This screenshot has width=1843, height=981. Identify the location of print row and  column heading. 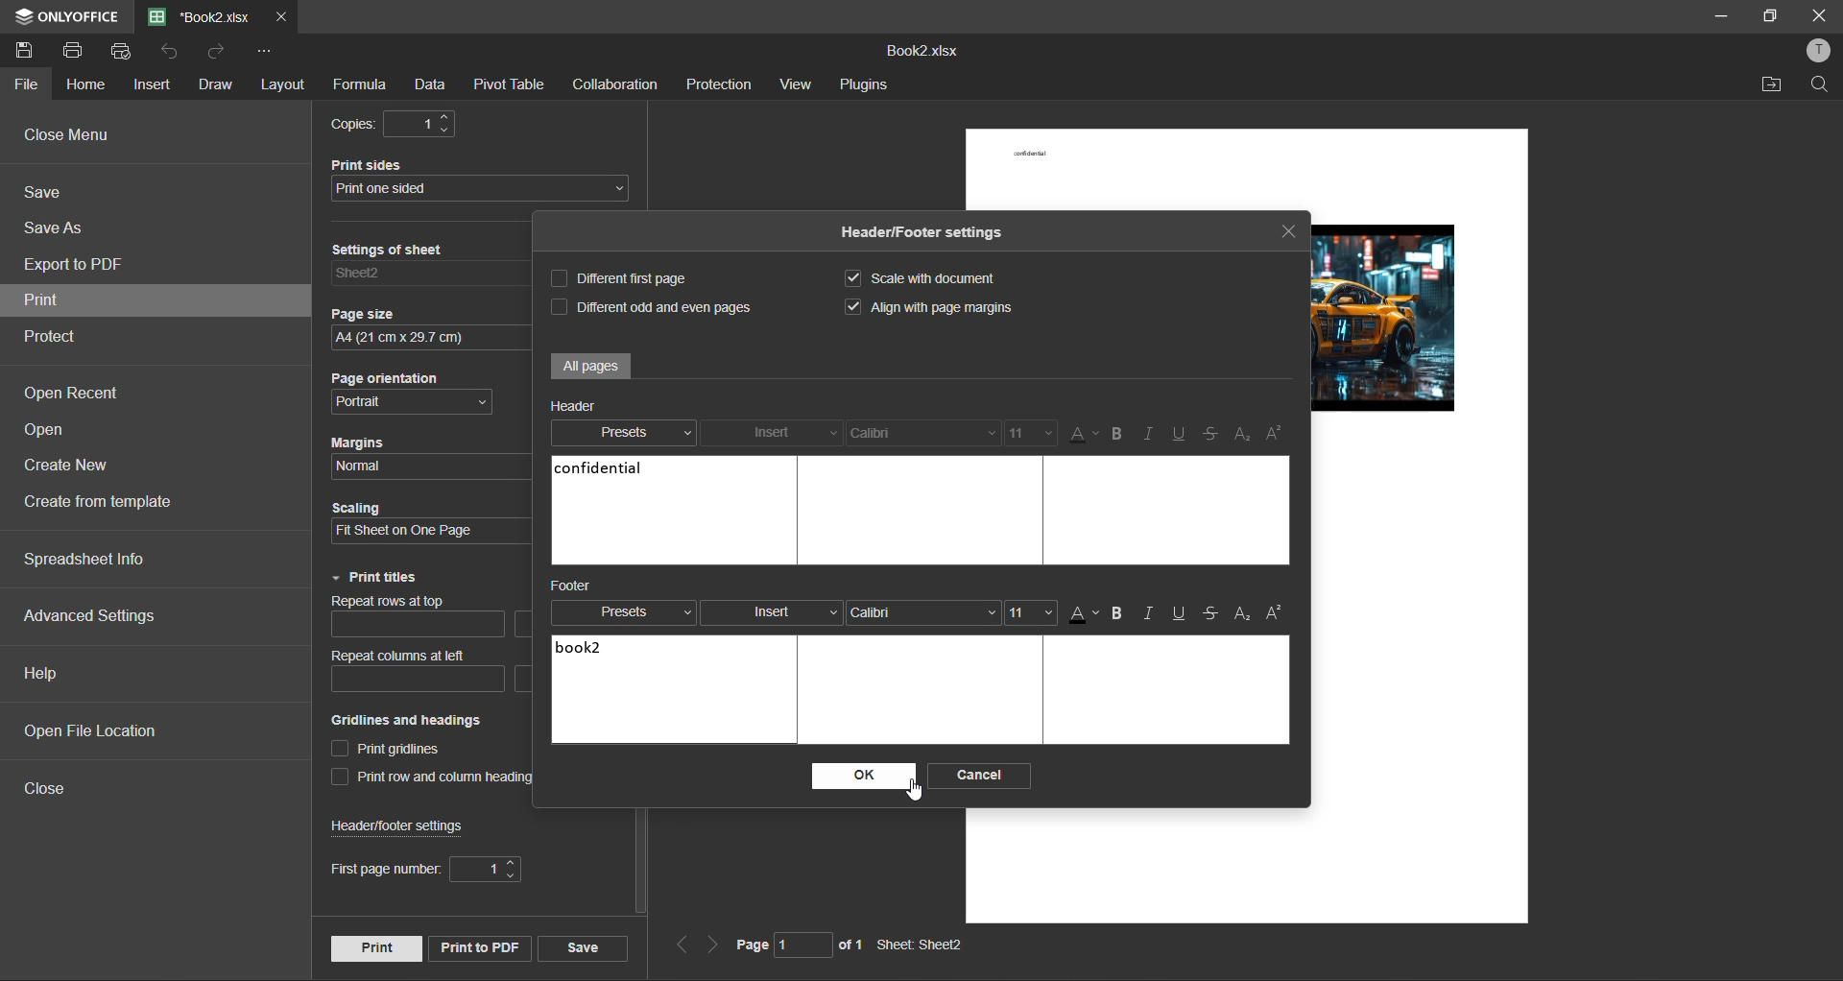
(430, 778).